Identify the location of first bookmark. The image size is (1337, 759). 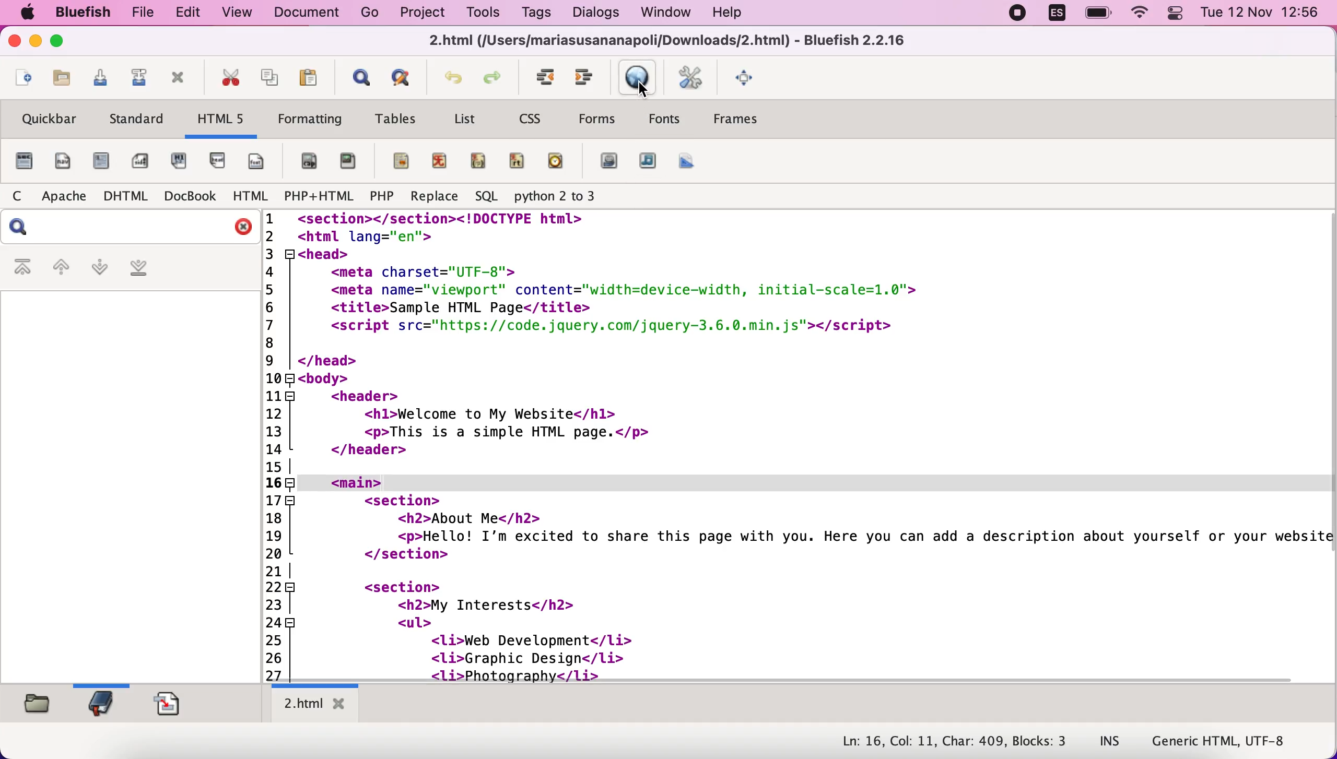
(23, 272).